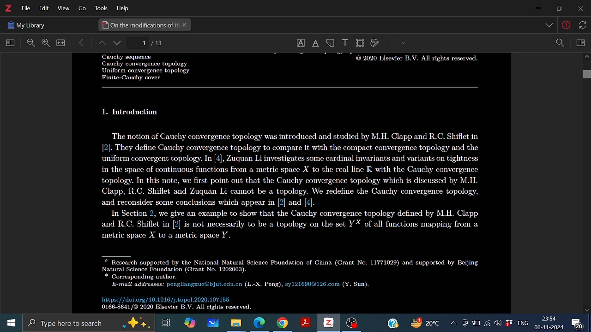  I want to click on , so click(79, 9).